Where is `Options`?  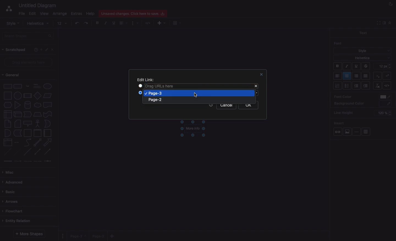
Options is located at coordinates (63, 236).